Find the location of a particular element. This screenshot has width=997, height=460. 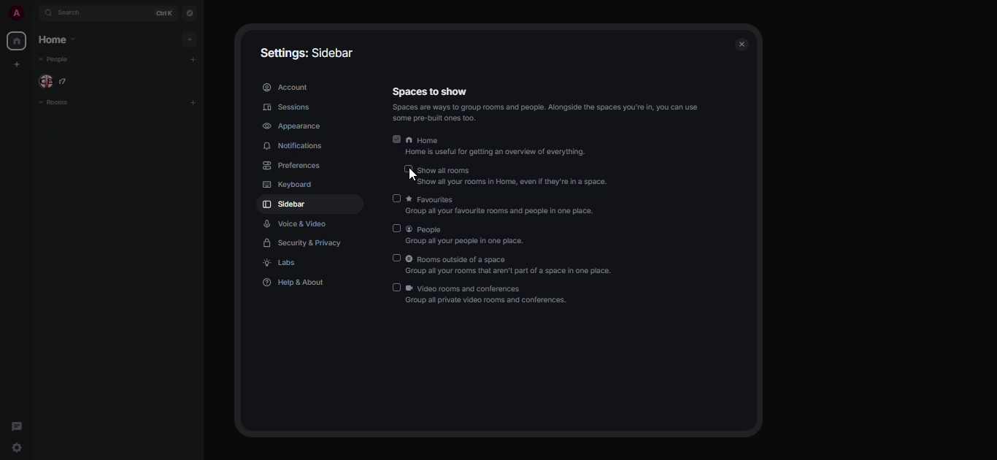

cursor is located at coordinates (406, 175).